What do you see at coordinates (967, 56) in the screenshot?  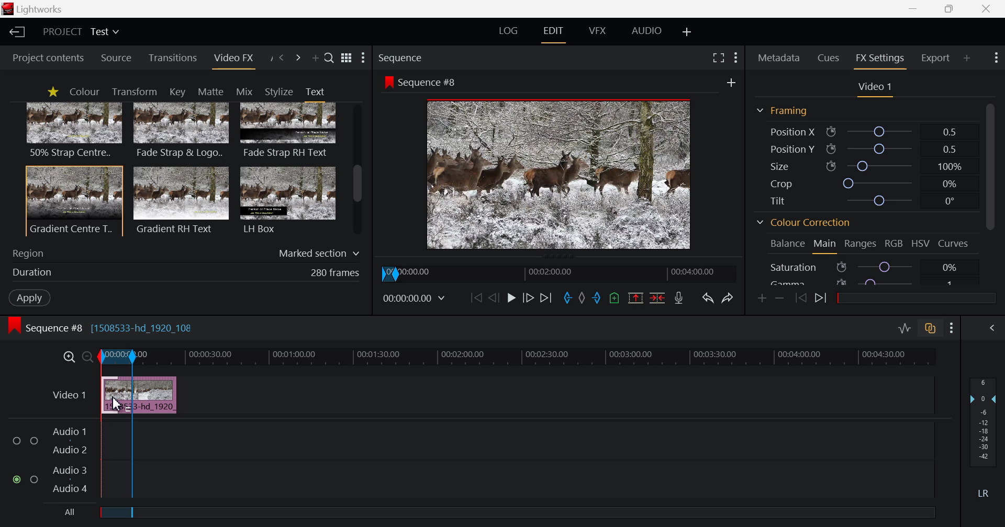 I see `Add Panel` at bounding box center [967, 56].